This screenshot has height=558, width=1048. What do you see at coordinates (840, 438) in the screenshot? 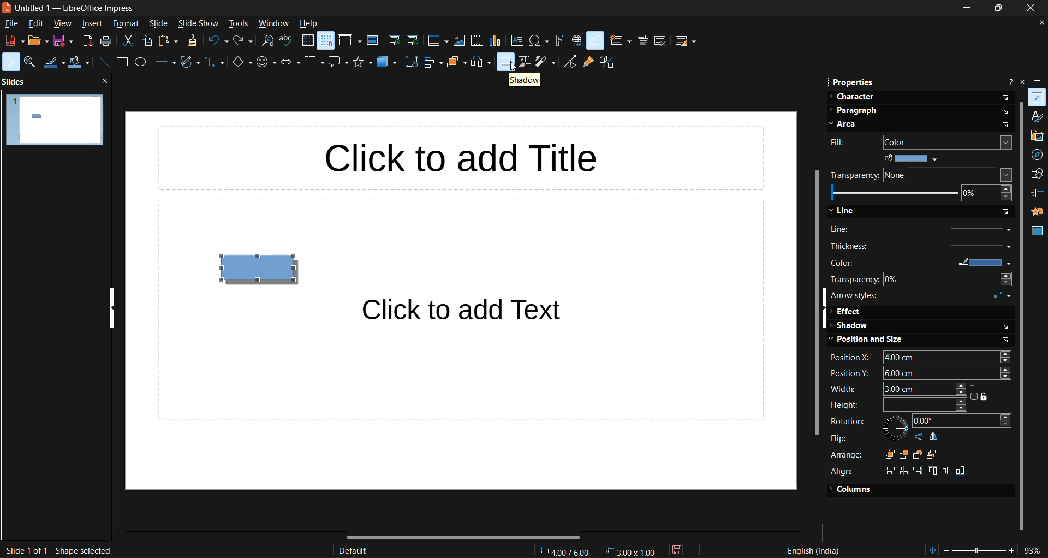
I see `flip` at bounding box center [840, 438].